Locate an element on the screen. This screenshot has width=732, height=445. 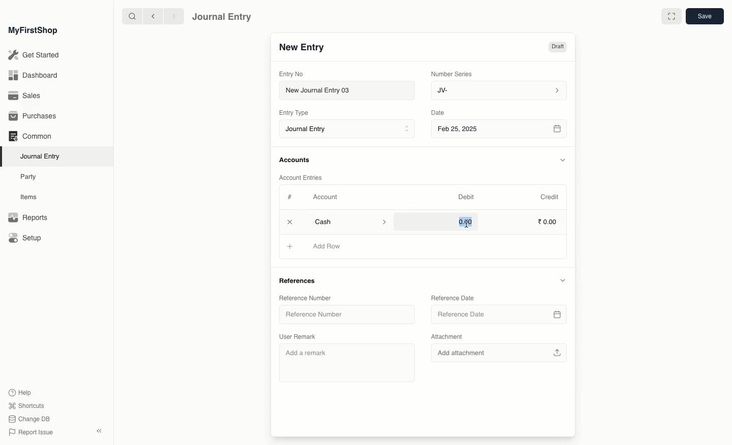
Collapse is located at coordinates (99, 431).